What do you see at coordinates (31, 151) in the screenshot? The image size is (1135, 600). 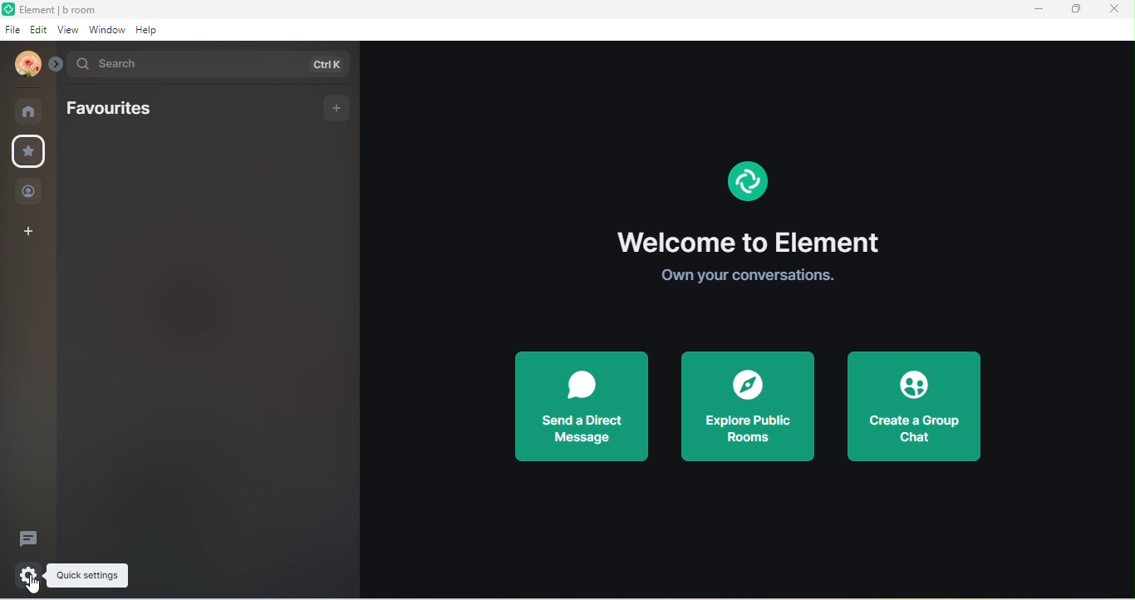 I see `favourites` at bounding box center [31, 151].